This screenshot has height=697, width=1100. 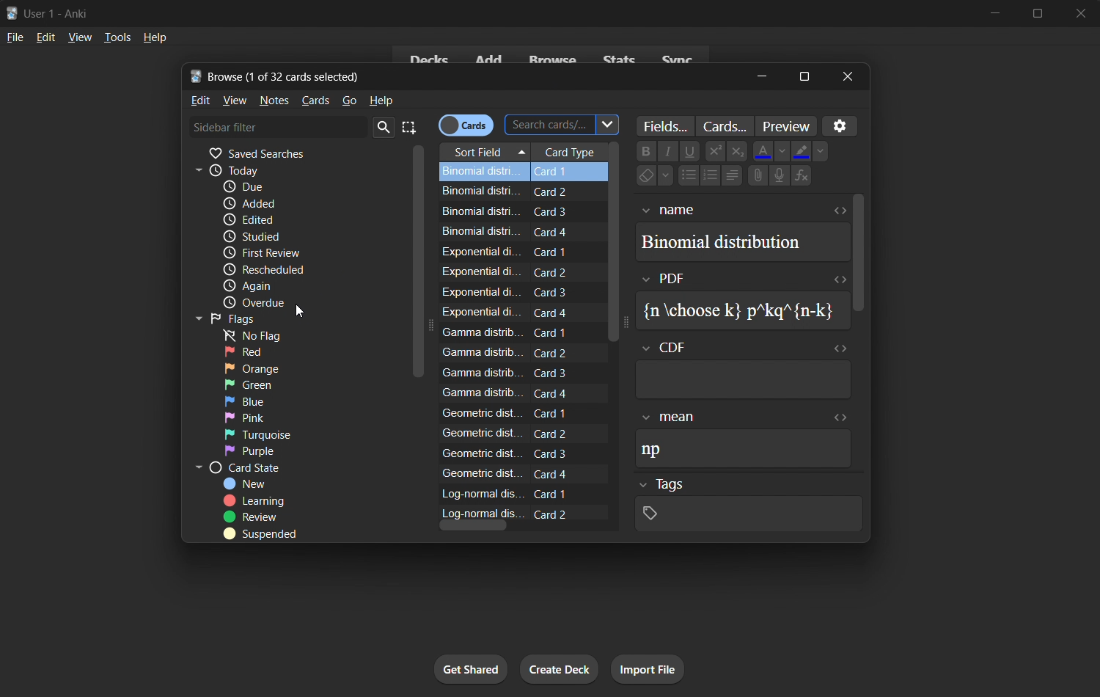 What do you see at coordinates (763, 149) in the screenshot?
I see `` at bounding box center [763, 149].